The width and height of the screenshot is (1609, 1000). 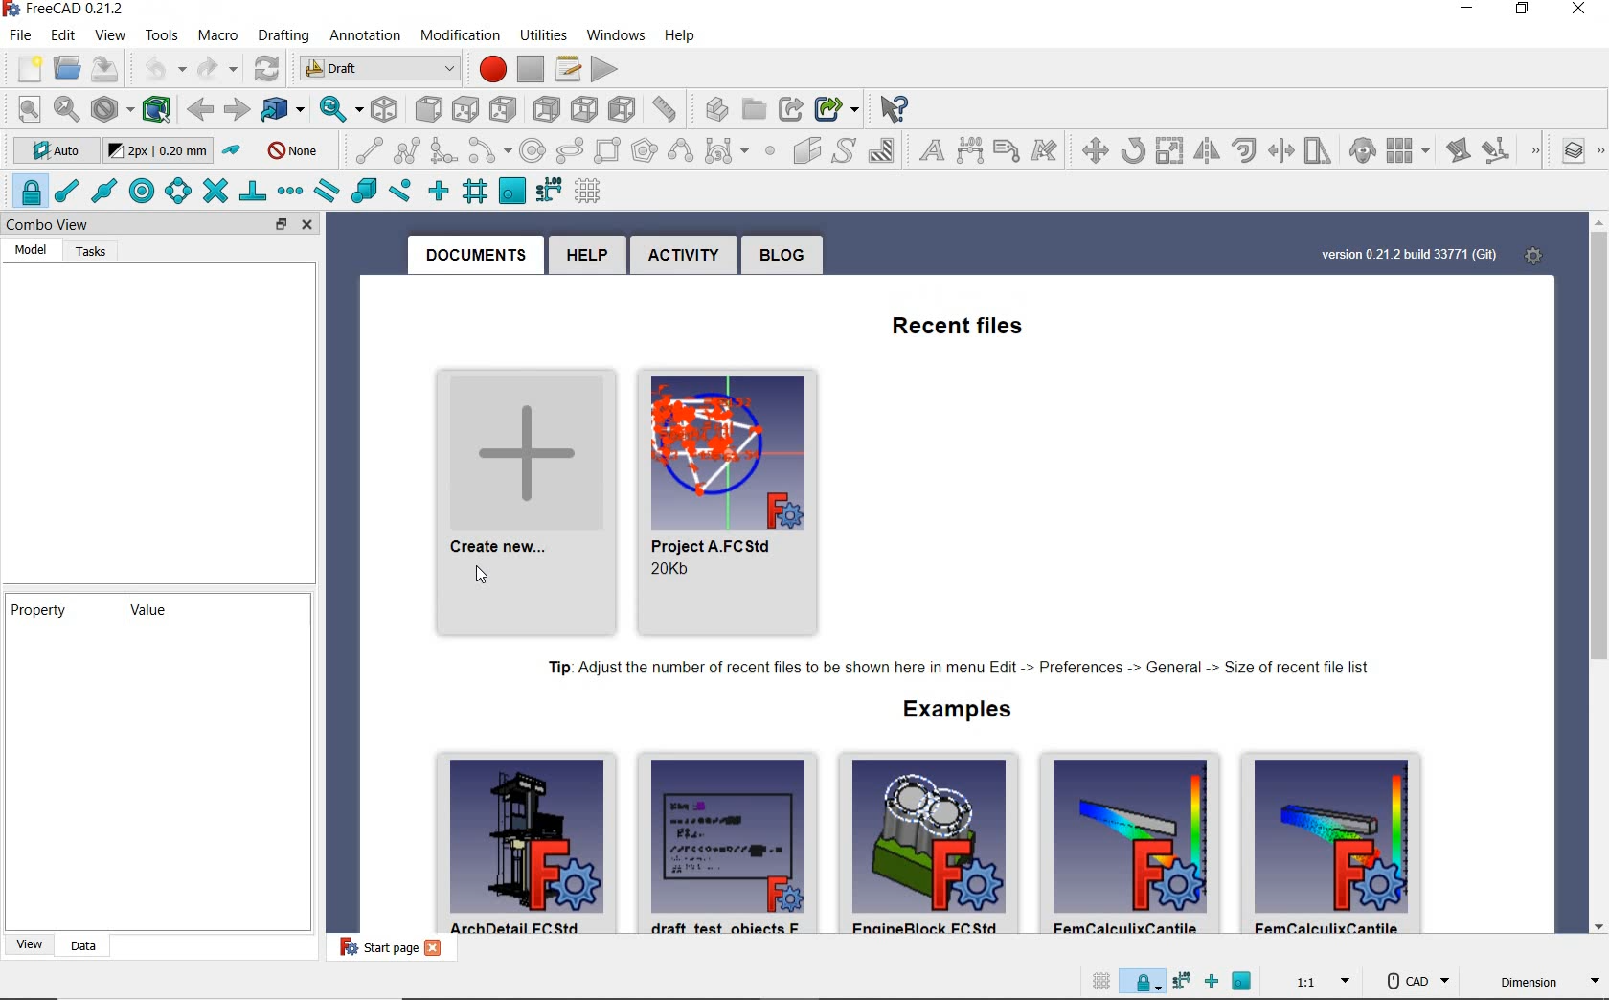 I want to click on property, so click(x=36, y=608).